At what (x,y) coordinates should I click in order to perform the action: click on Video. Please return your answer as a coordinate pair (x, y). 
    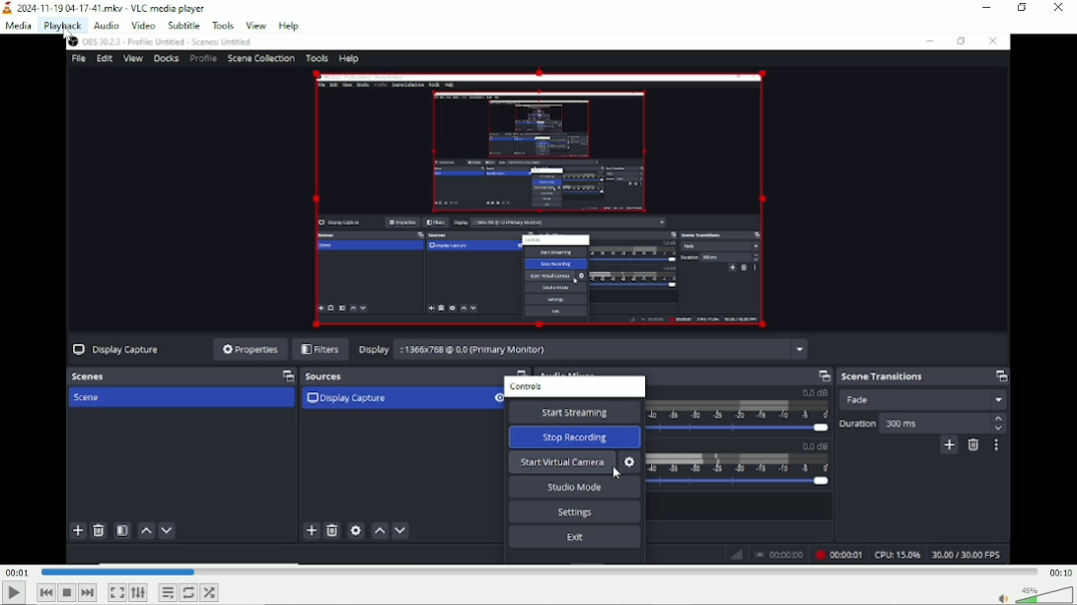
    Looking at the image, I should click on (538, 300).